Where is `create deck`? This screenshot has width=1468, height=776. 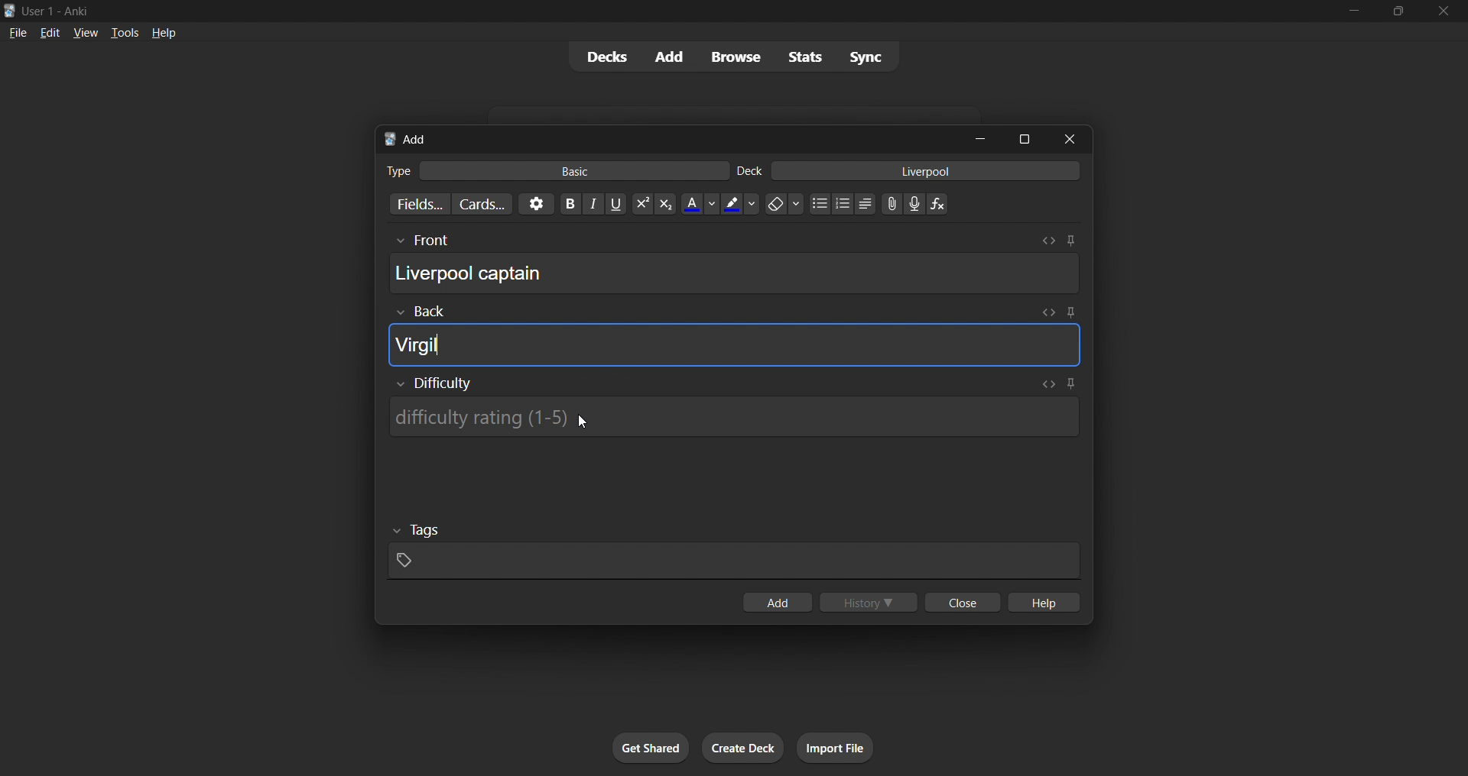
create deck is located at coordinates (743, 748).